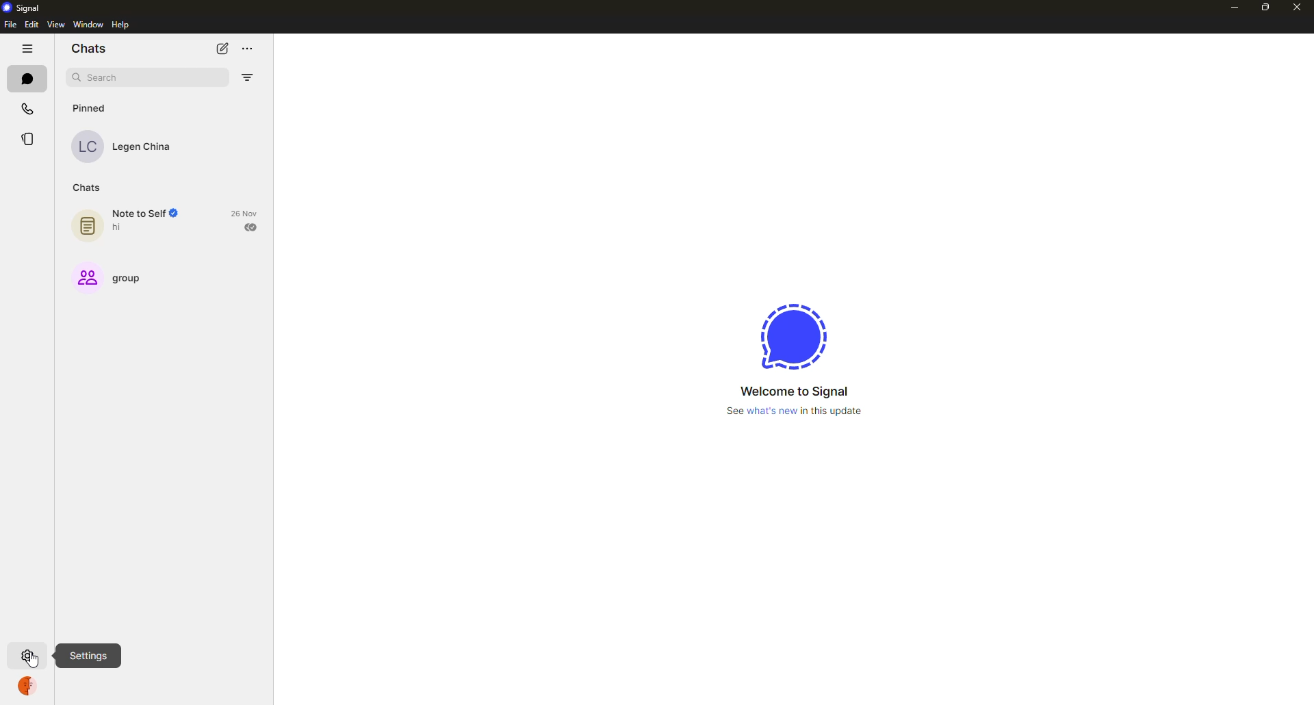 Image resolution: width=1314 pixels, height=705 pixels. What do you see at coordinates (10, 24) in the screenshot?
I see `file` at bounding box center [10, 24].